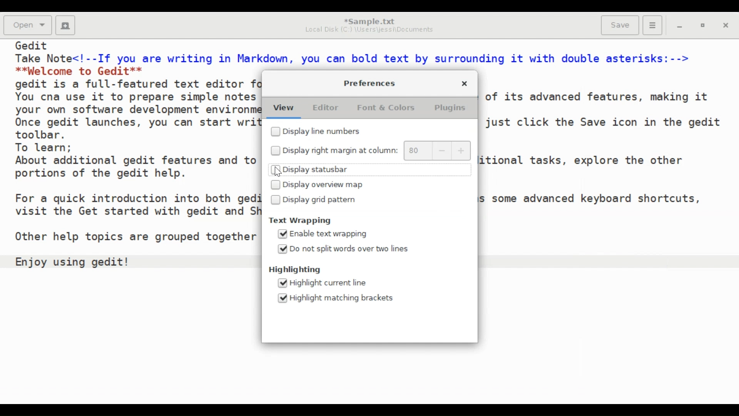 Image resolution: width=739 pixels, height=416 pixels. I want to click on Preferences, so click(368, 84).